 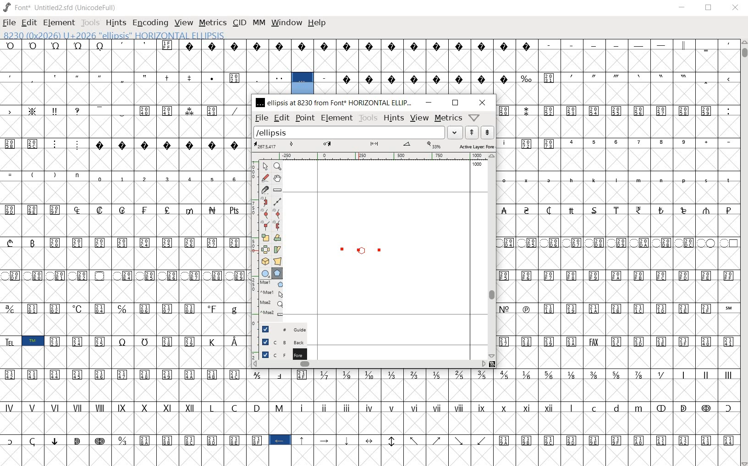 I want to click on Rotate the selection, so click(x=277, y=238).